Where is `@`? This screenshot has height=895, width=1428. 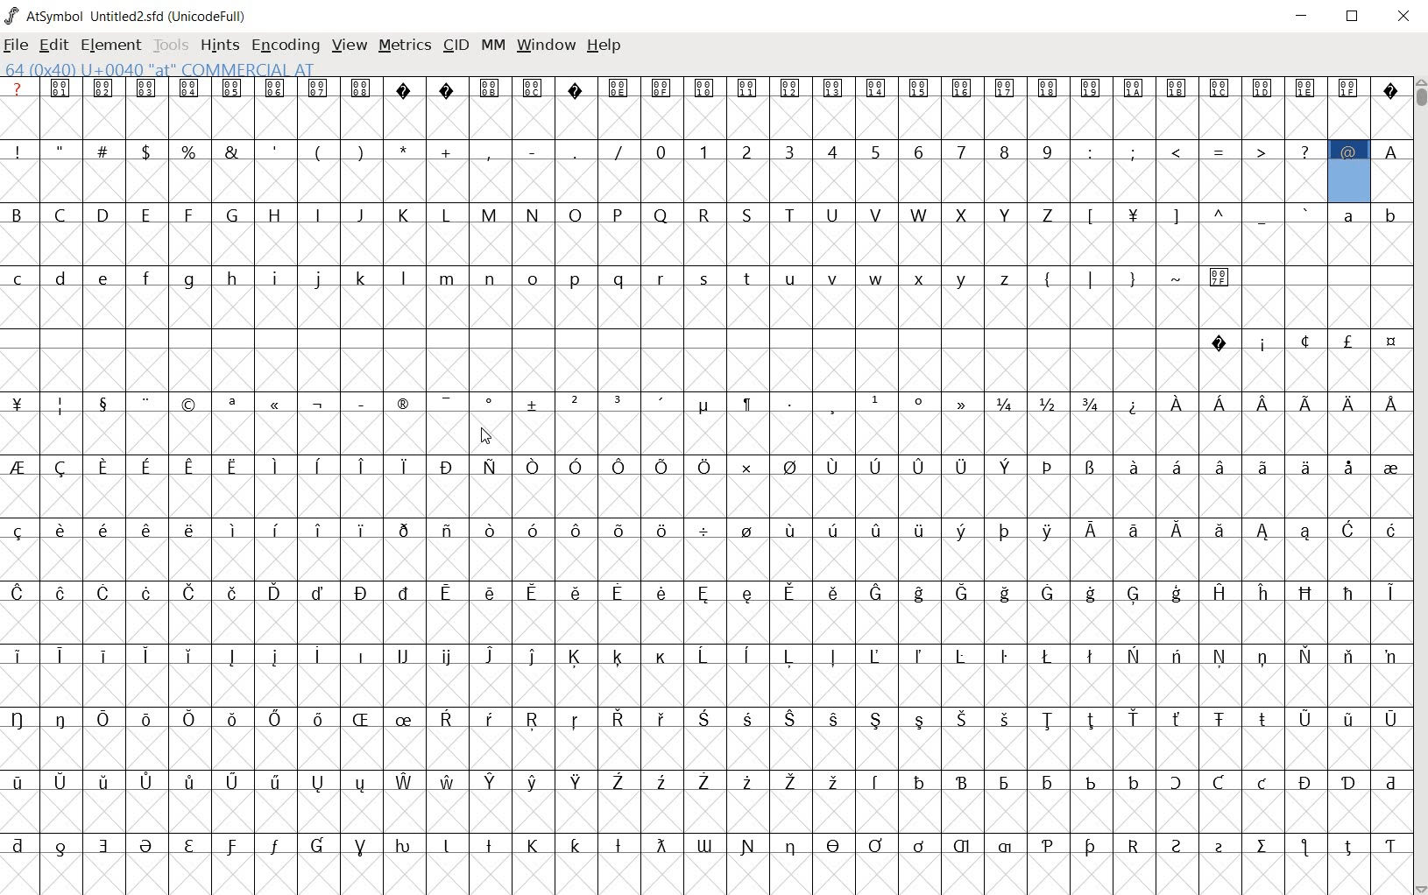
@ is located at coordinates (1351, 150).